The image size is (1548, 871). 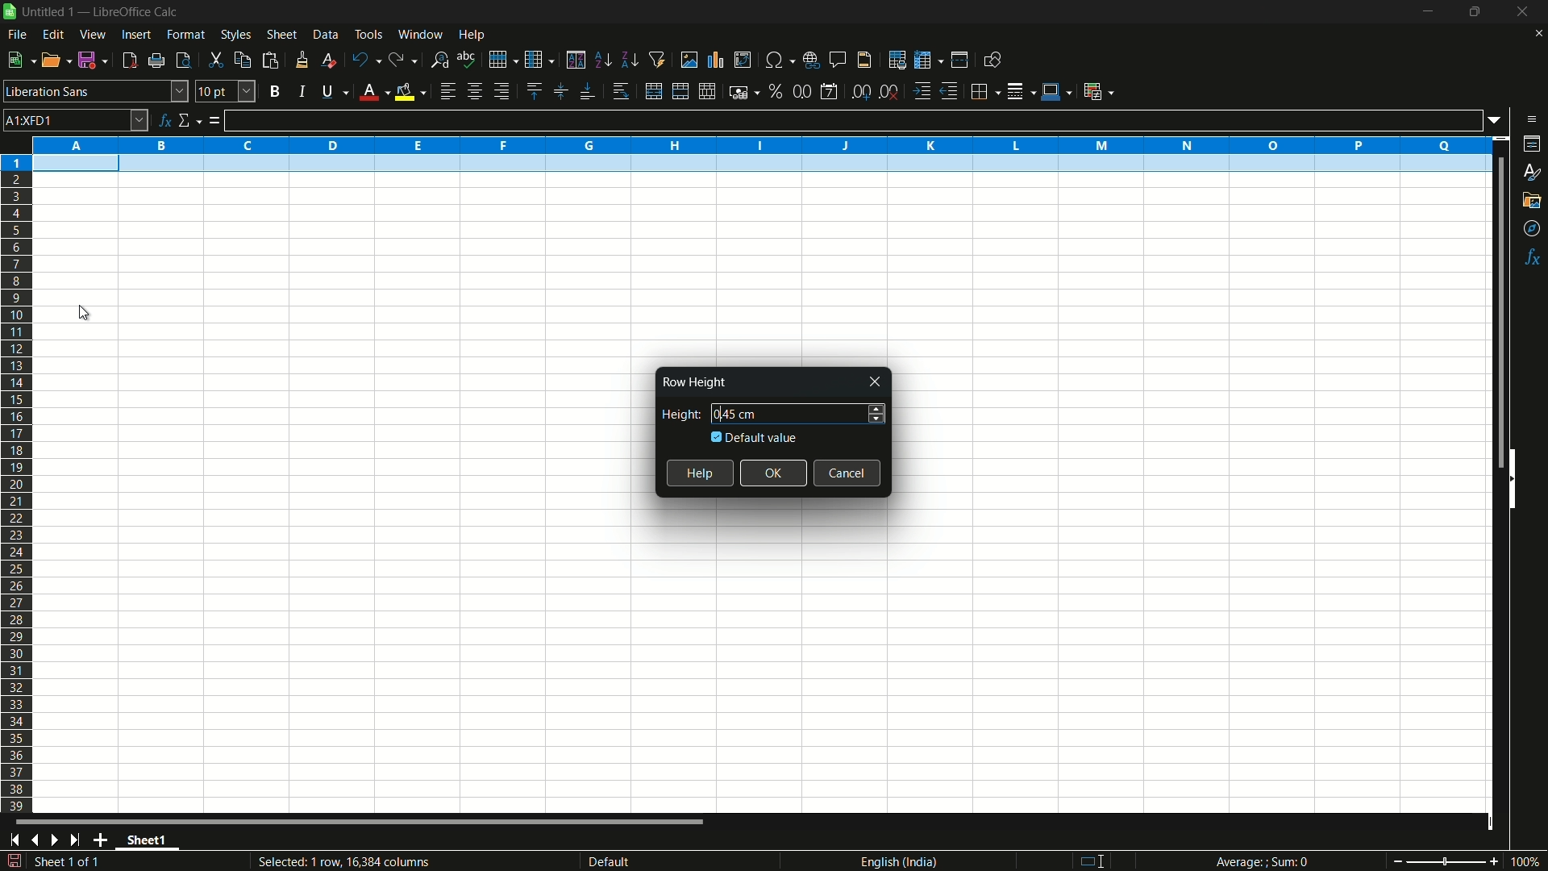 What do you see at coordinates (404, 60) in the screenshot?
I see `redo` at bounding box center [404, 60].